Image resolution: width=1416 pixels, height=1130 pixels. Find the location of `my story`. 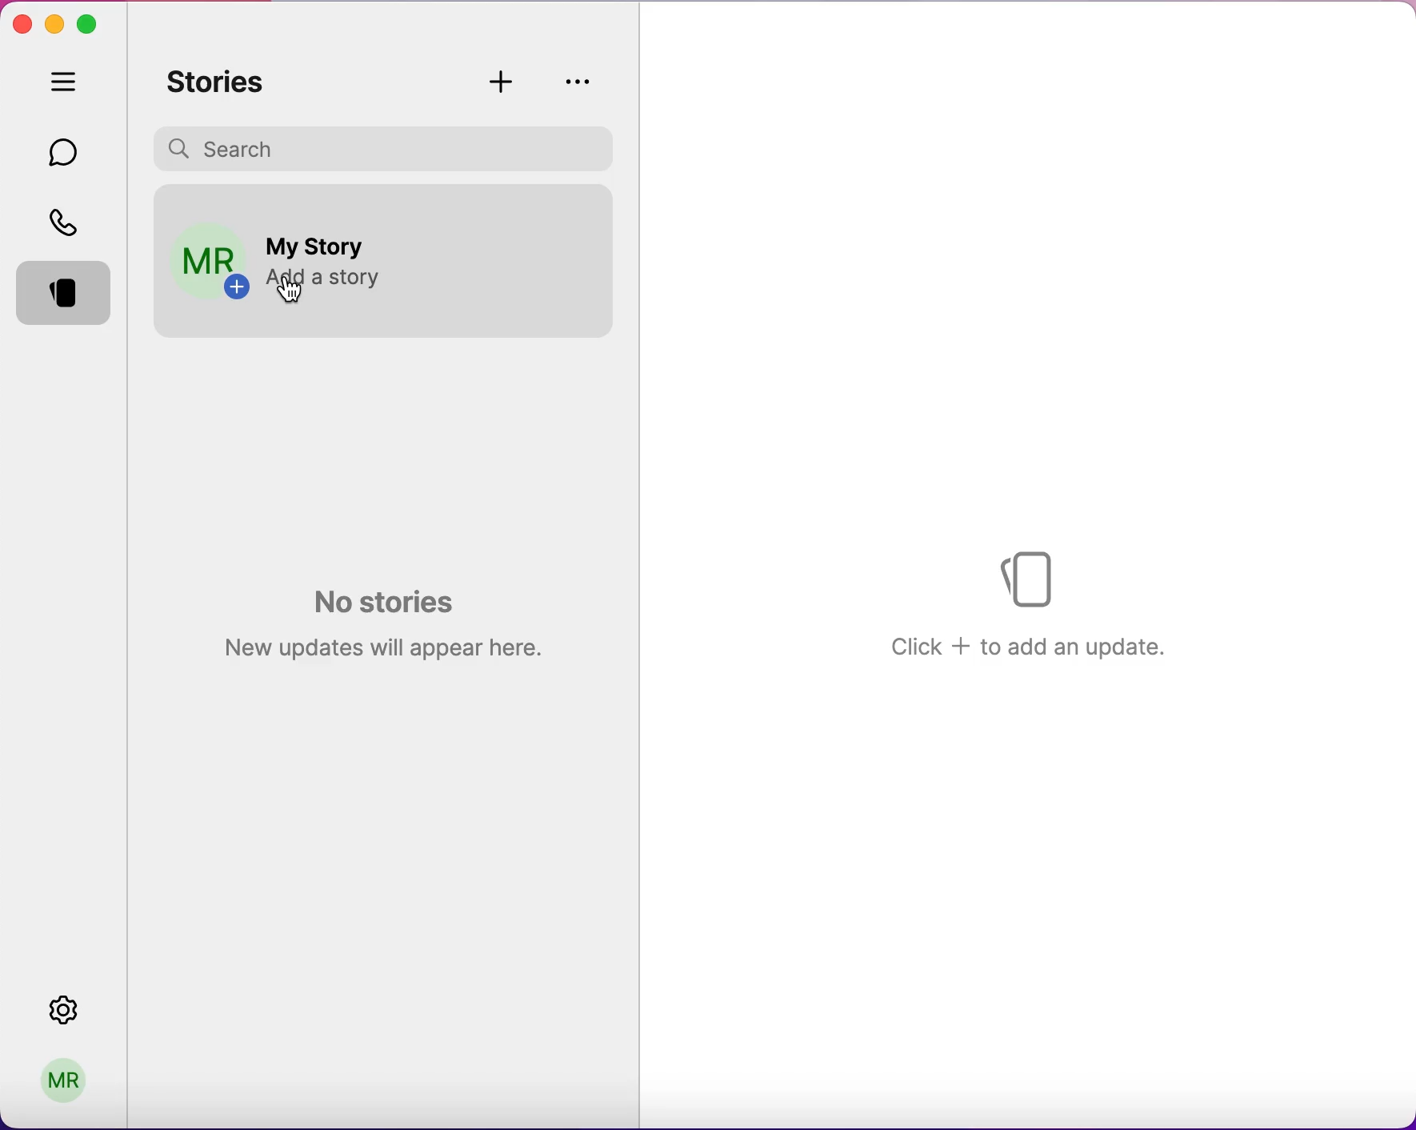

my story is located at coordinates (319, 238).